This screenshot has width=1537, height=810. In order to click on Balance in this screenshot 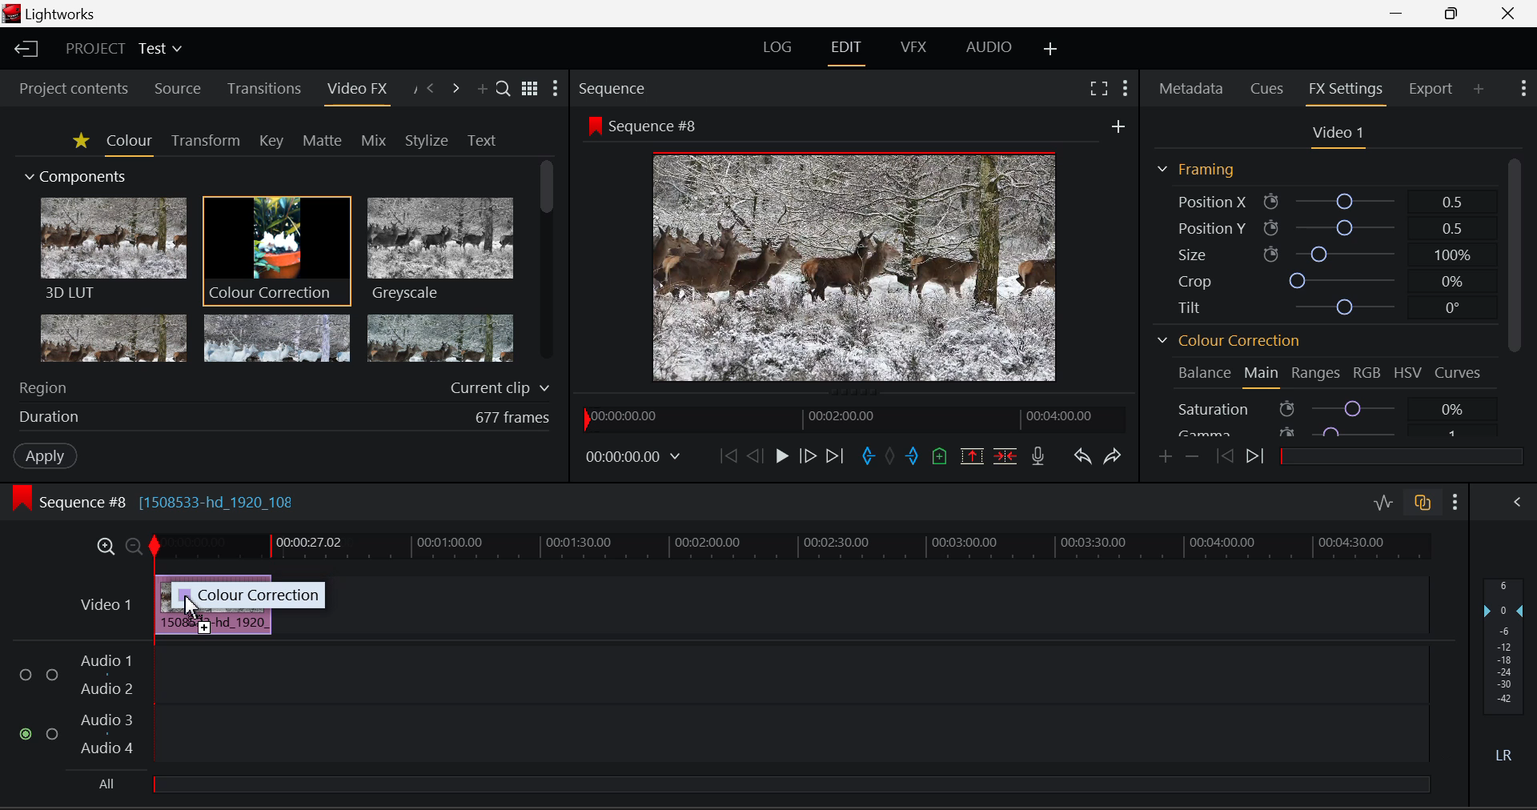, I will do `click(1204, 372)`.